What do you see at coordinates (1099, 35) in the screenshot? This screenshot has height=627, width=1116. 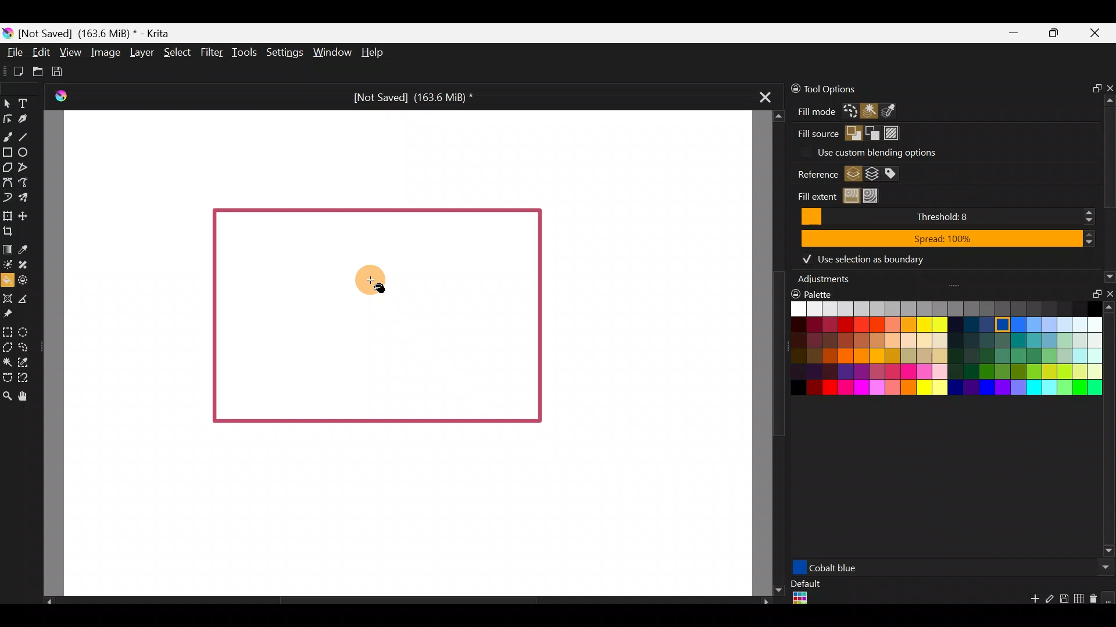 I see `Close` at bounding box center [1099, 35].